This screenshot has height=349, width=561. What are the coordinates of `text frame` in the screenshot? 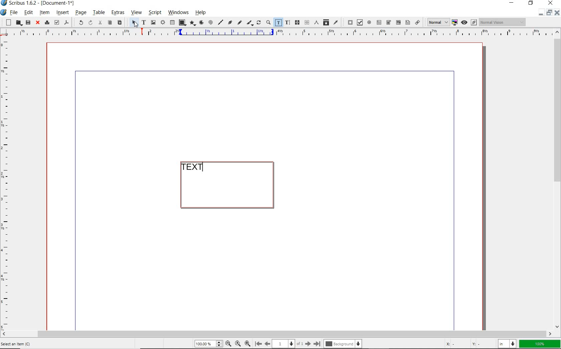 It's located at (143, 22).